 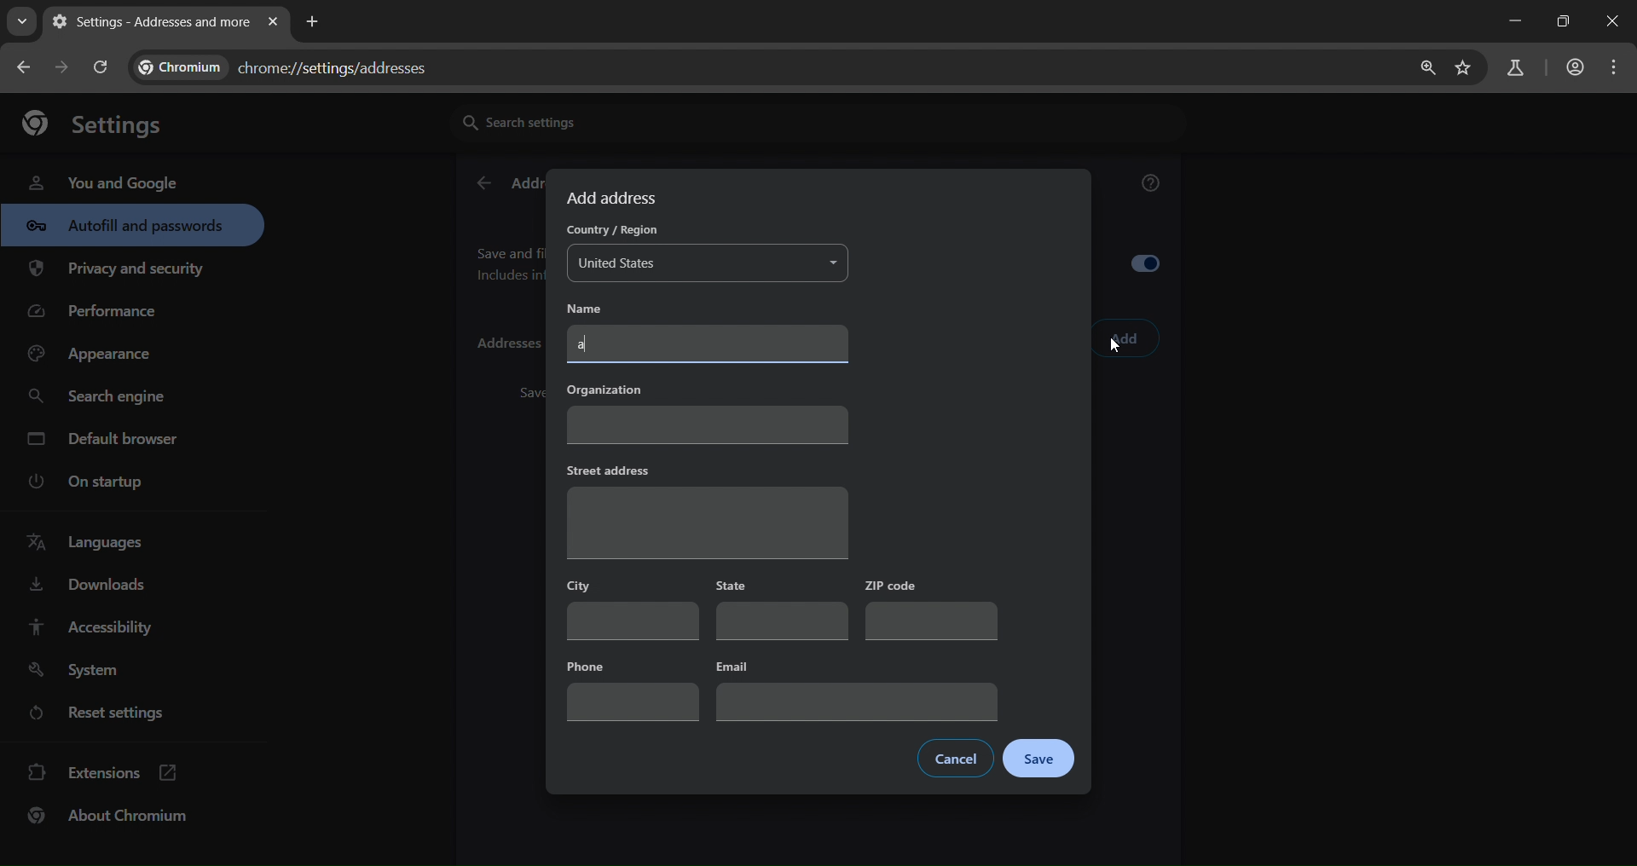 What do you see at coordinates (1152, 186) in the screenshot?
I see `get help` at bounding box center [1152, 186].